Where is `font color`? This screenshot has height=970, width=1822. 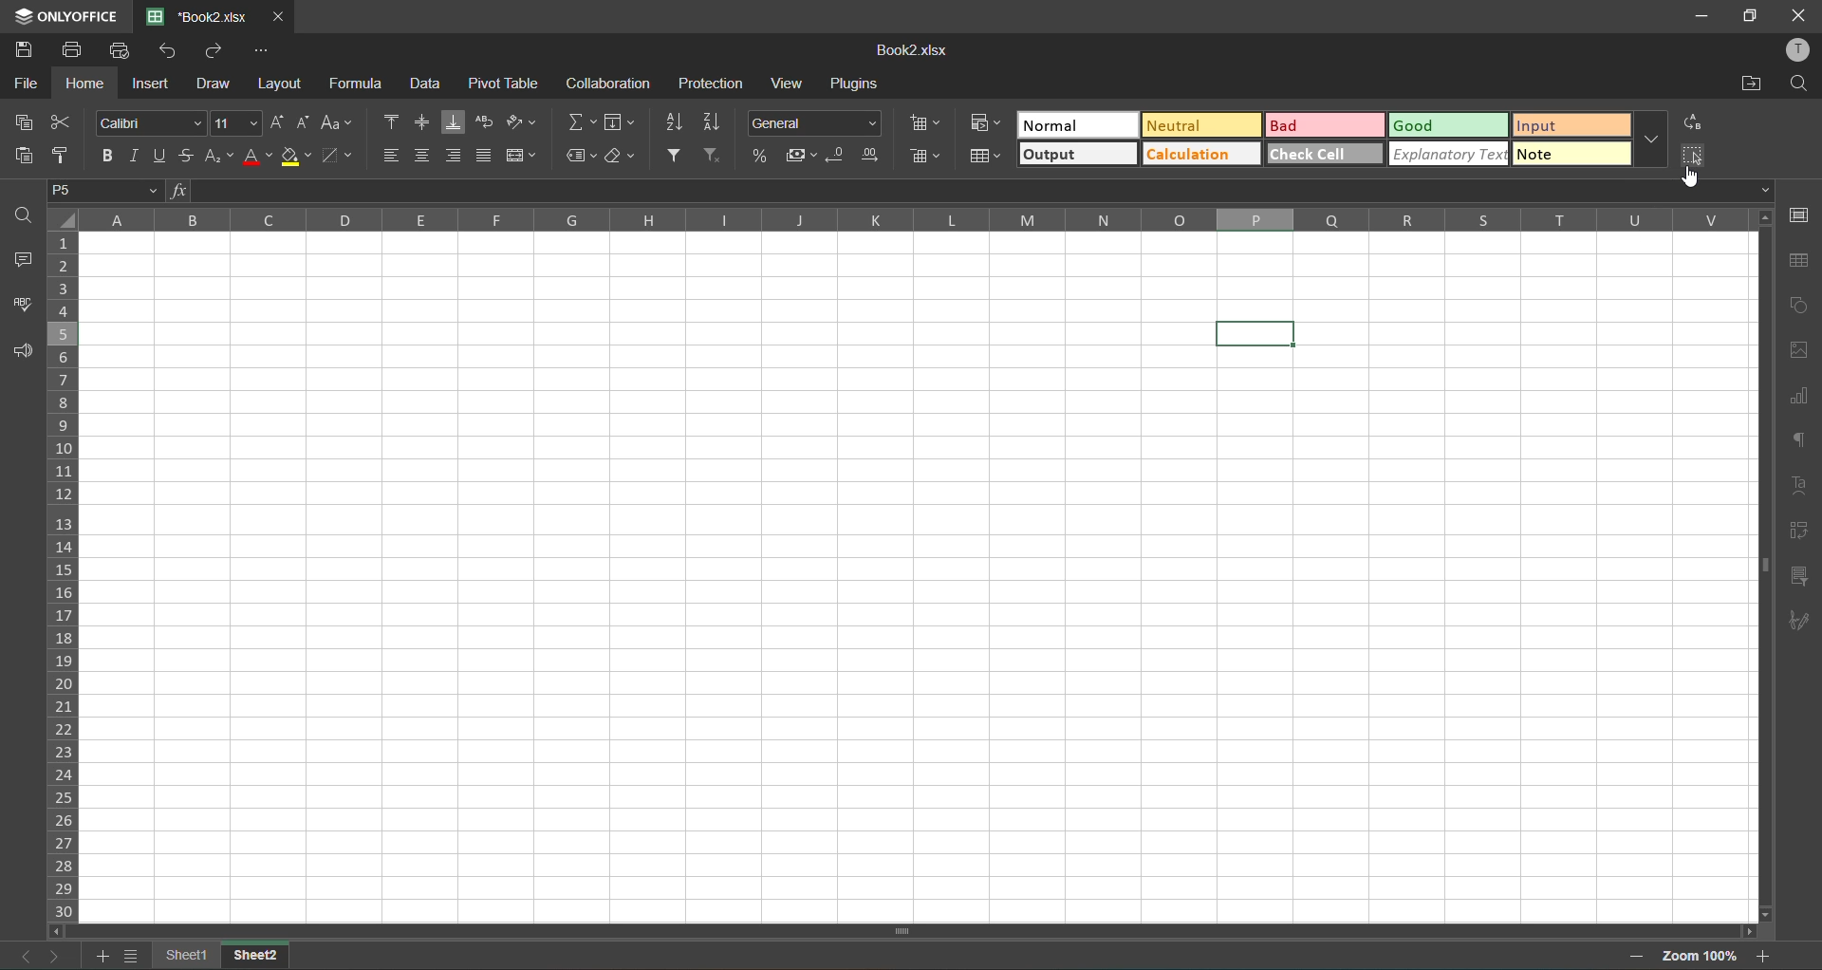
font color is located at coordinates (256, 160).